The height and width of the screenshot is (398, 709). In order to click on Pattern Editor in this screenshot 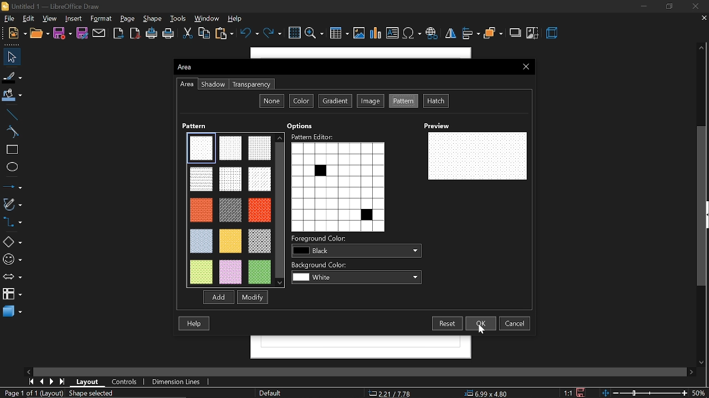, I will do `click(312, 136)`.